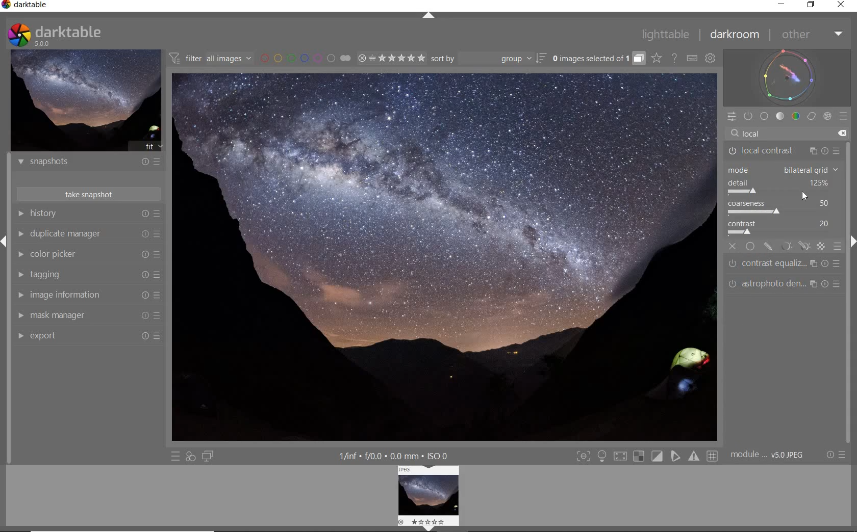 The height and width of the screenshot is (532, 857). Describe the element at coordinates (38, 5) in the screenshot. I see `SYSTEM NAME` at that location.